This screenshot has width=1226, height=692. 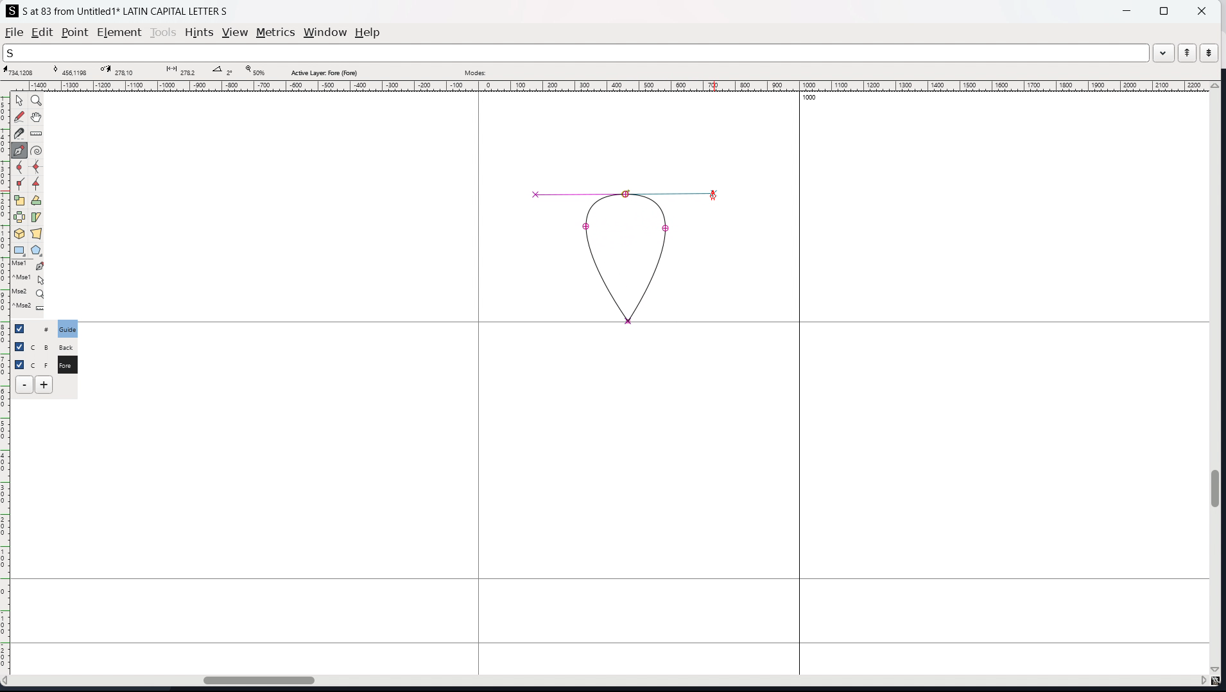 What do you see at coordinates (1164, 10) in the screenshot?
I see `maximize` at bounding box center [1164, 10].